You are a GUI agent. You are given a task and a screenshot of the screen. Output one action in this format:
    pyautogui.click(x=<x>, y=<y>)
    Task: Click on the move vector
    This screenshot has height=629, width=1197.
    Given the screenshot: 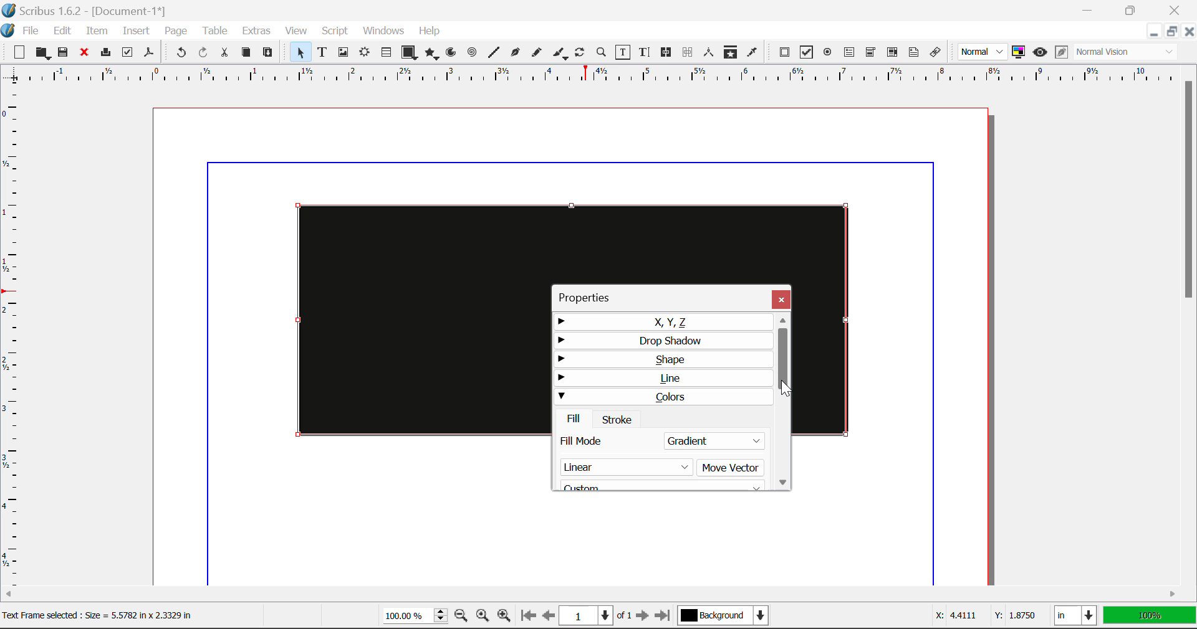 What is the action you would take?
    pyautogui.click(x=731, y=467)
    